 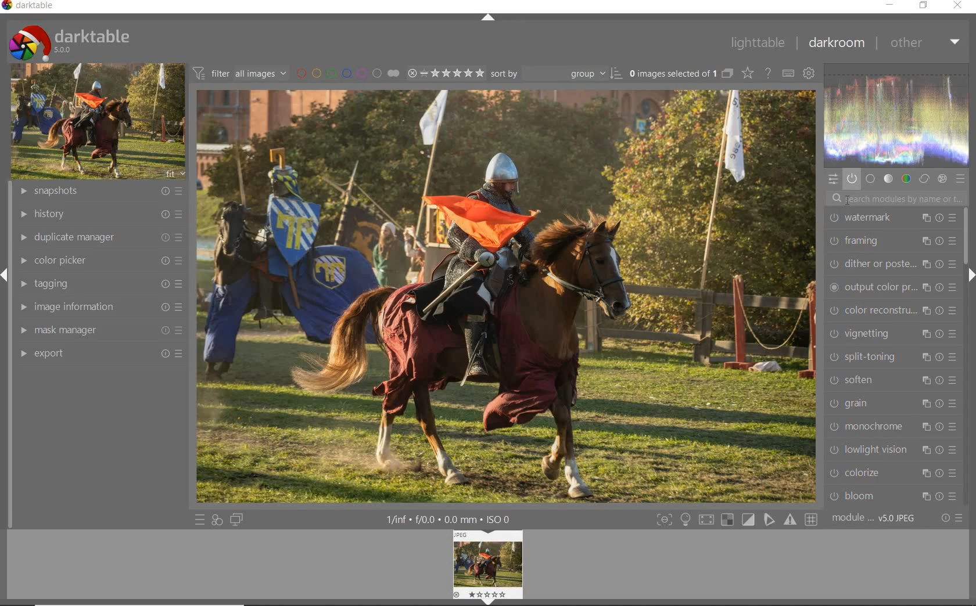 What do you see at coordinates (907, 178) in the screenshot?
I see `color` at bounding box center [907, 178].